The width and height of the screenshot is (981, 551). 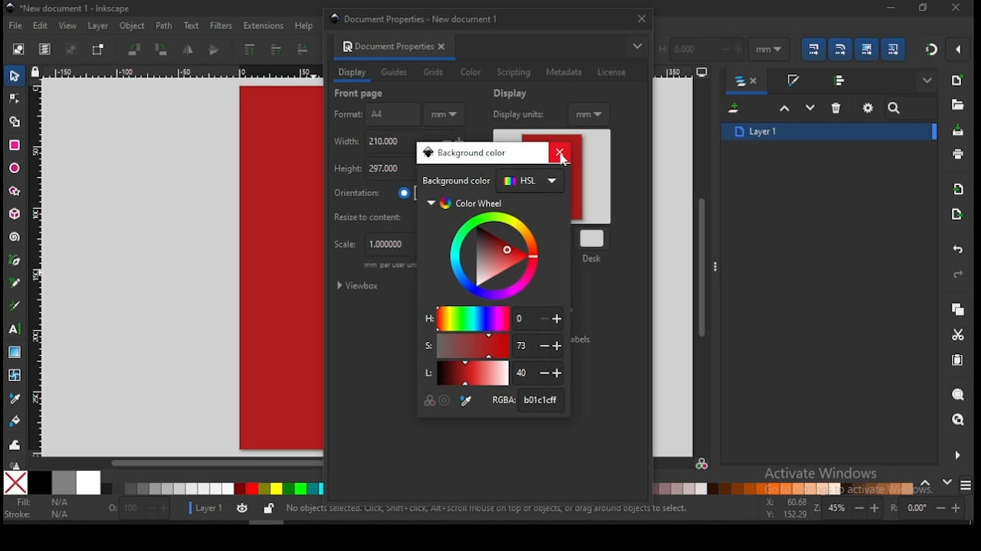 I want to click on license, so click(x=611, y=73).